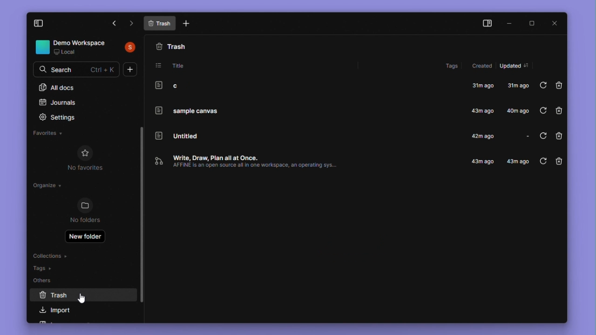 The width and height of the screenshot is (596, 335). I want to click on Demo Workplace, so click(87, 47).